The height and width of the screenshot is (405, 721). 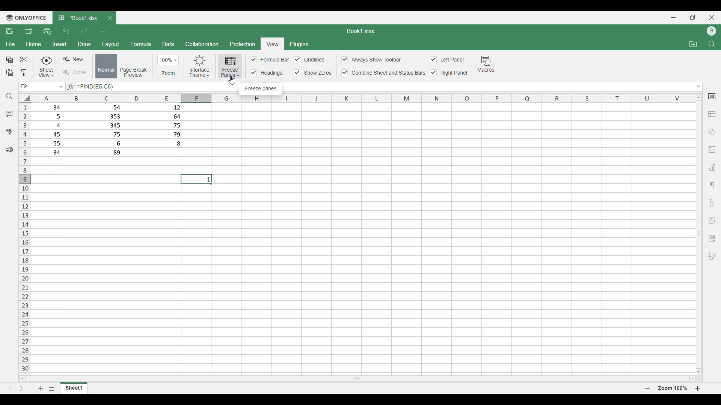 I want to click on Home menu, so click(x=33, y=44).